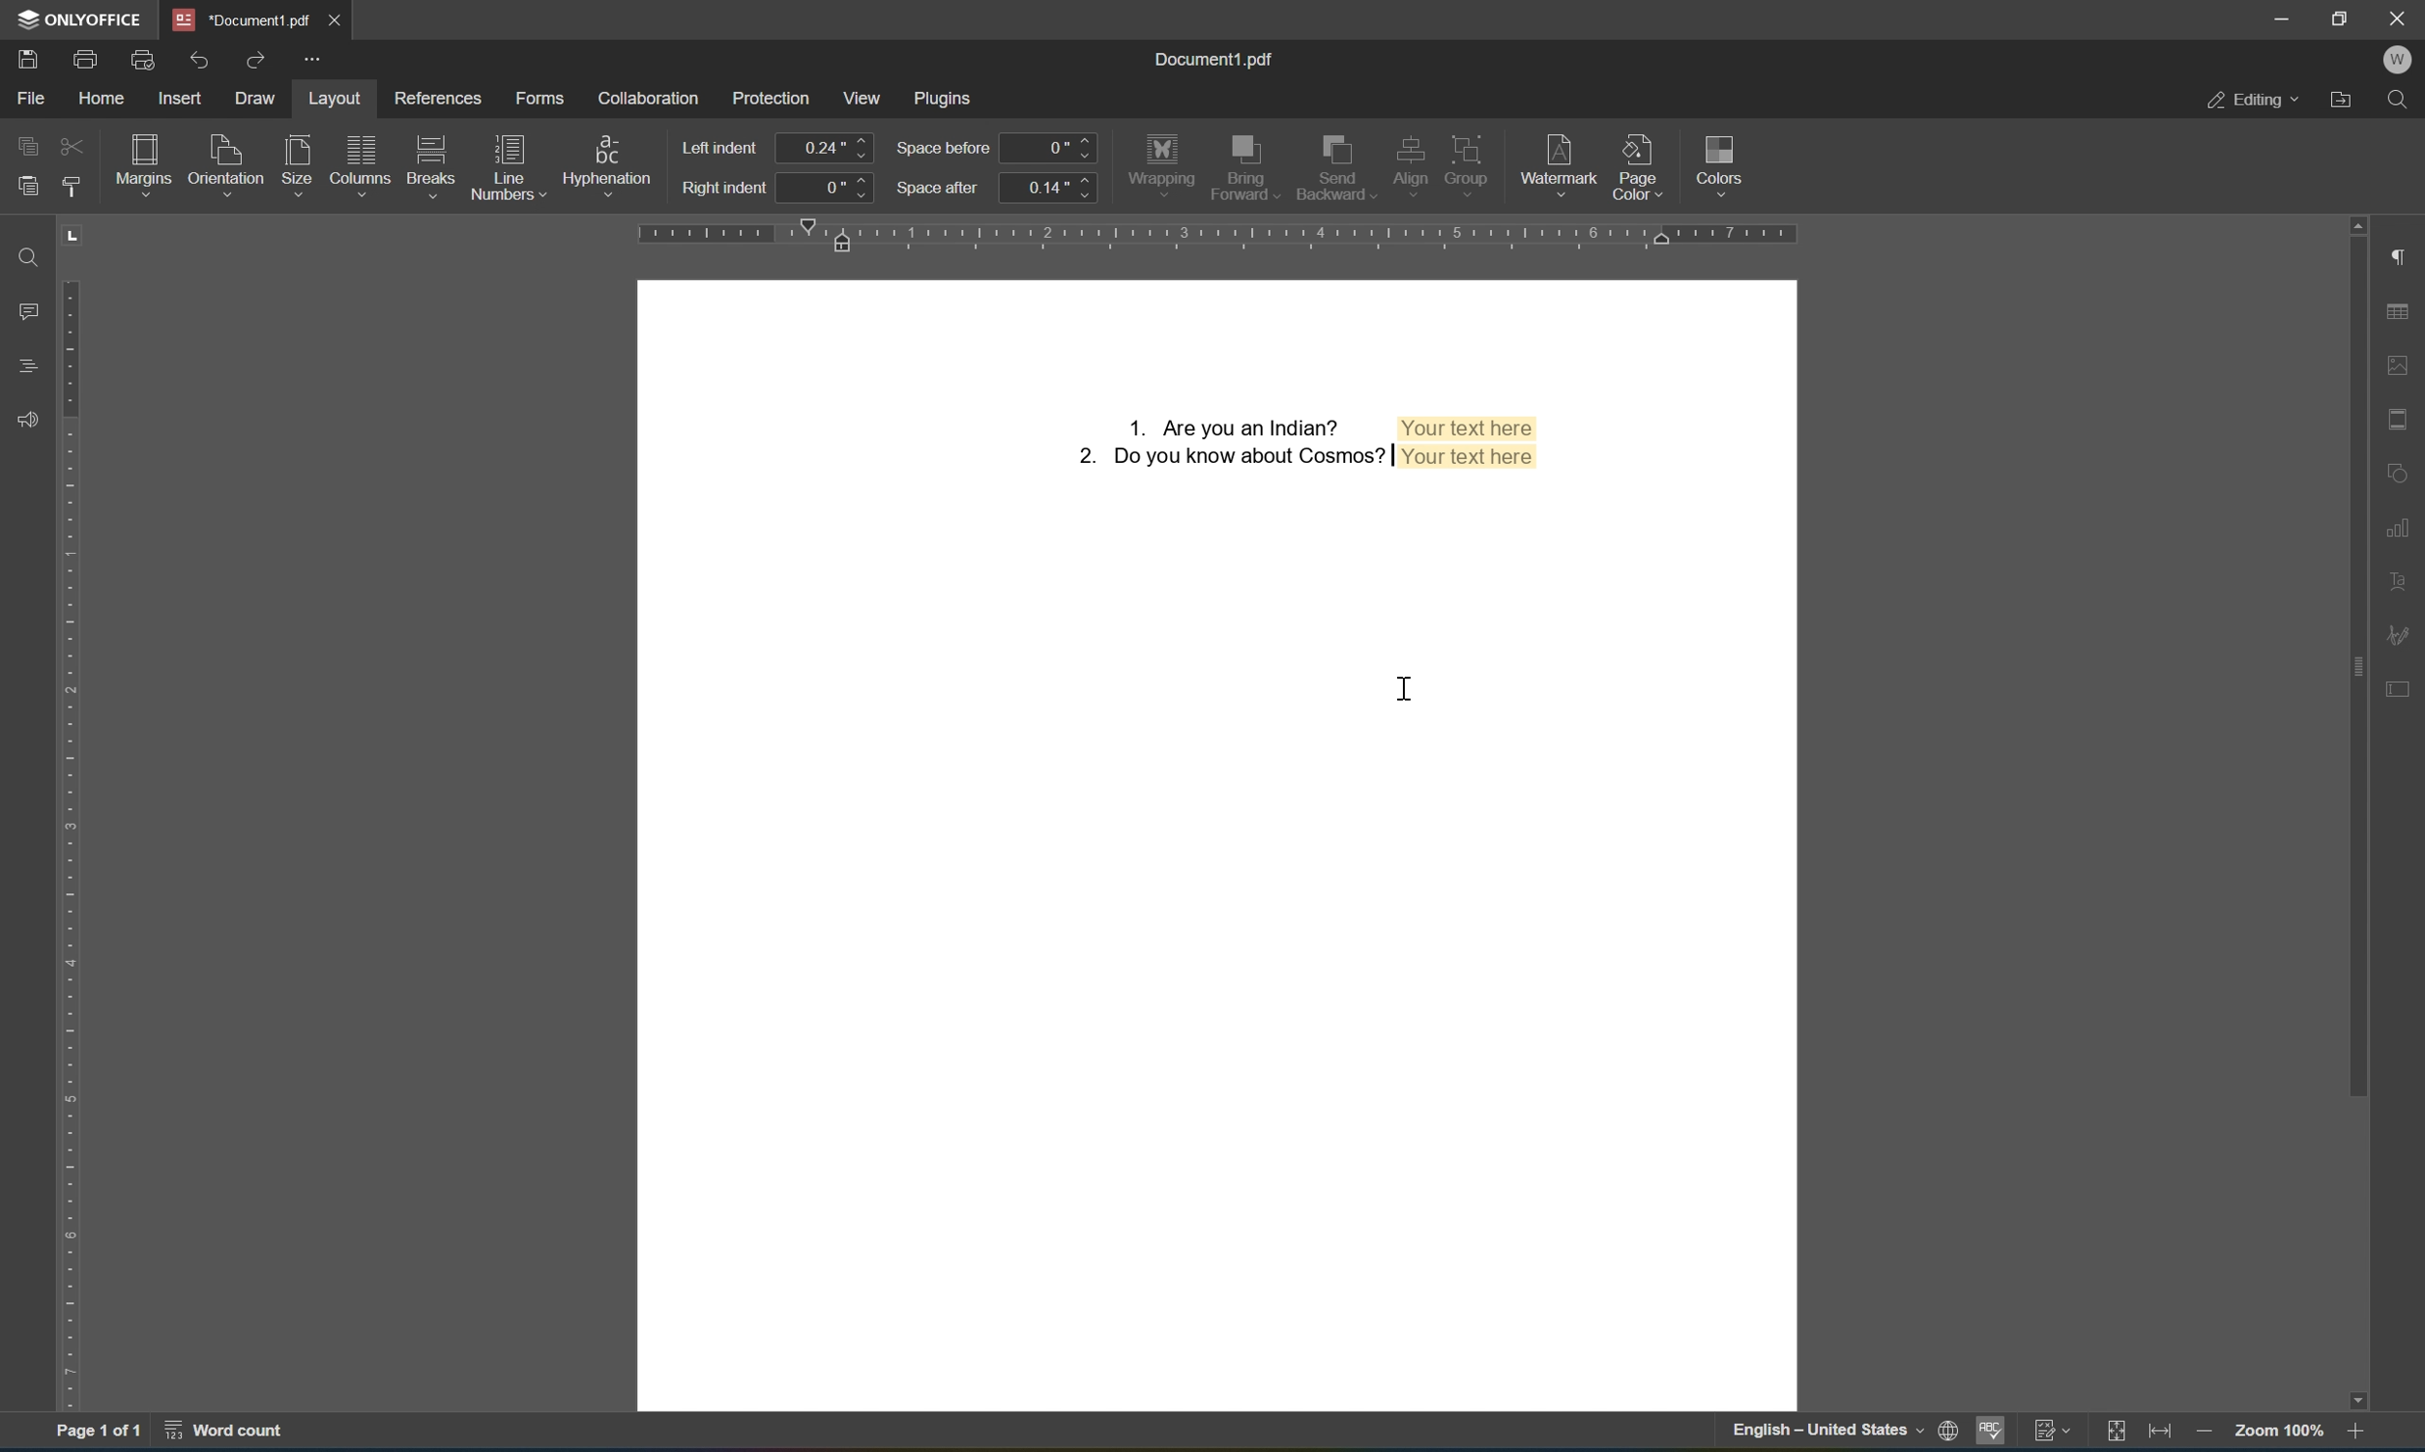 The width and height of the screenshot is (2425, 1452). Describe the element at coordinates (606, 163) in the screenshot. I see `hypernation` at that location.